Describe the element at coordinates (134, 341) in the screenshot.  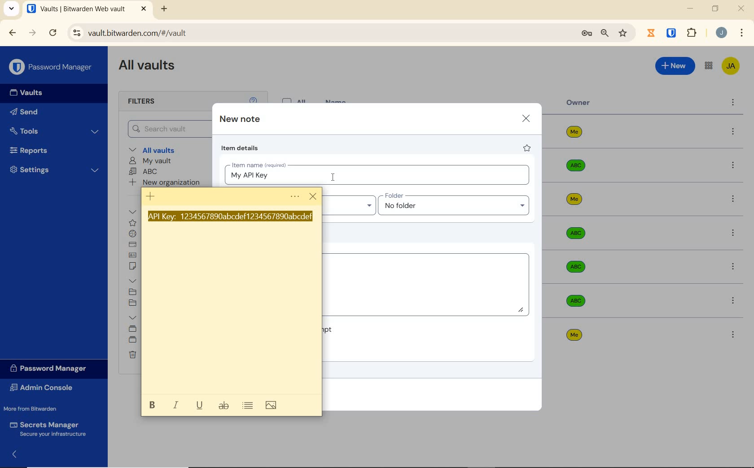
I see `shared folder` at that location.